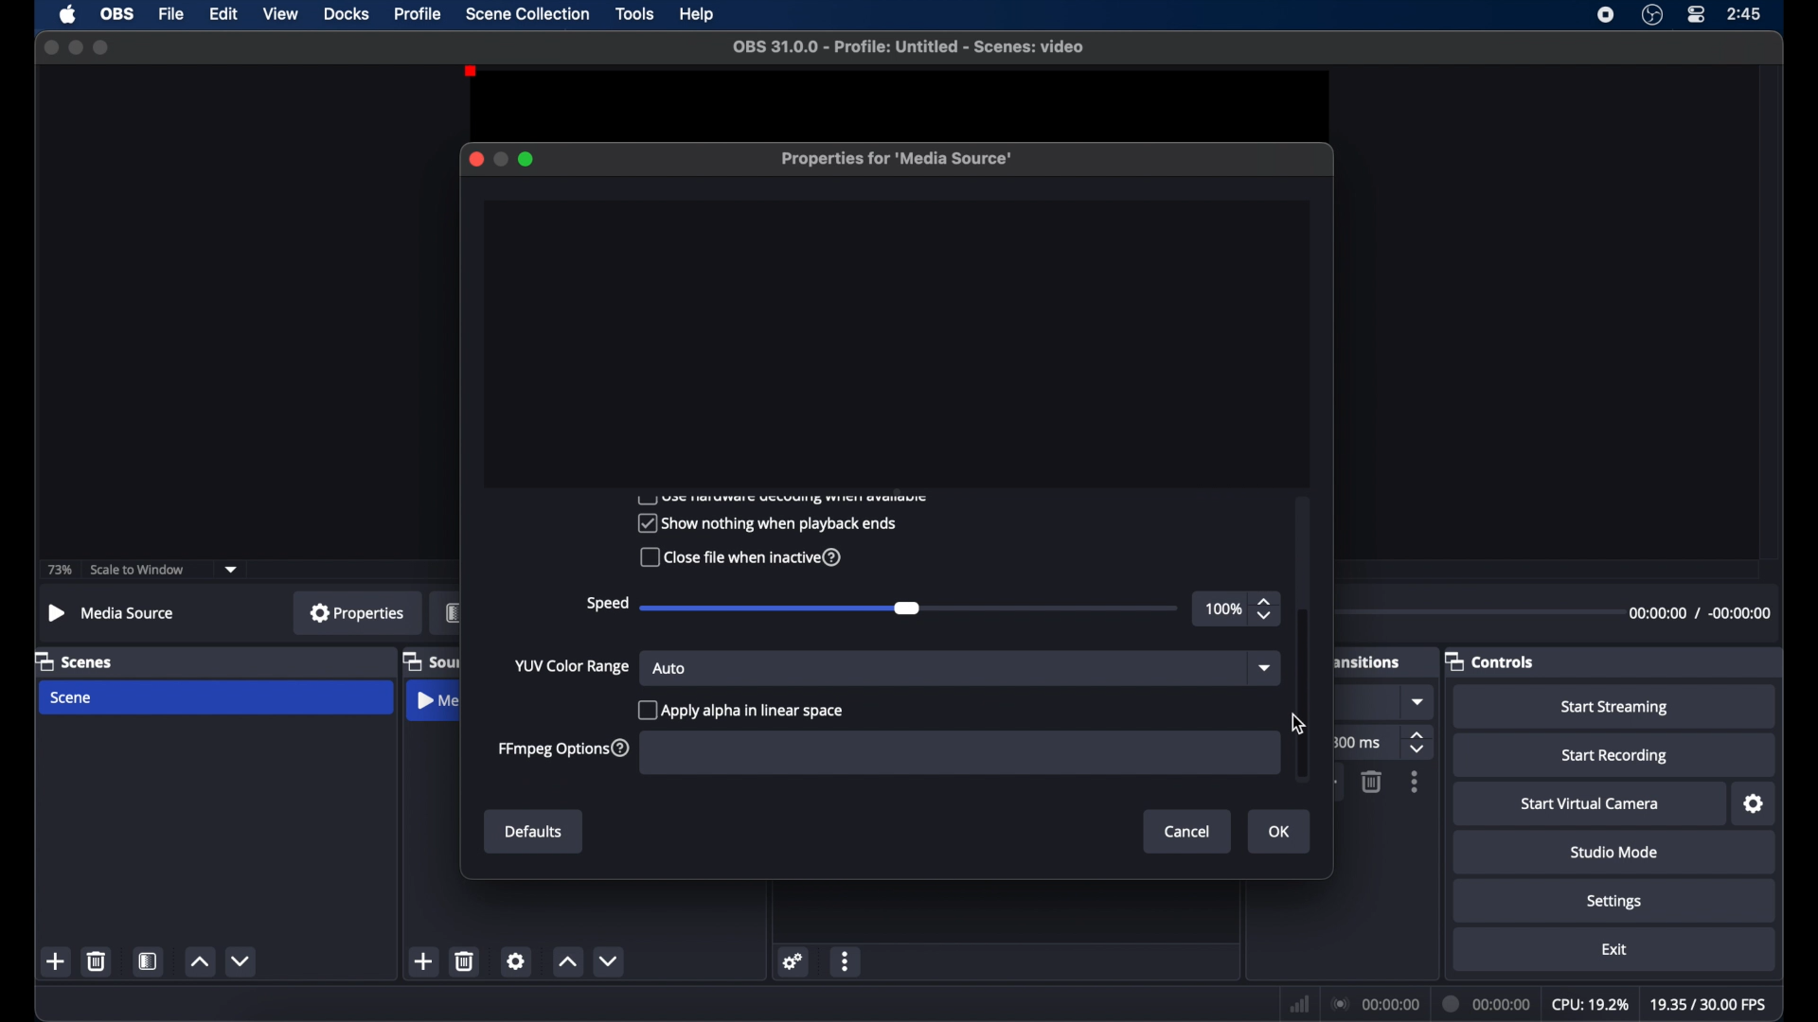 The height and width of the screenshot is (1022, 1818). I want to click on exit, so click(1614, 949).